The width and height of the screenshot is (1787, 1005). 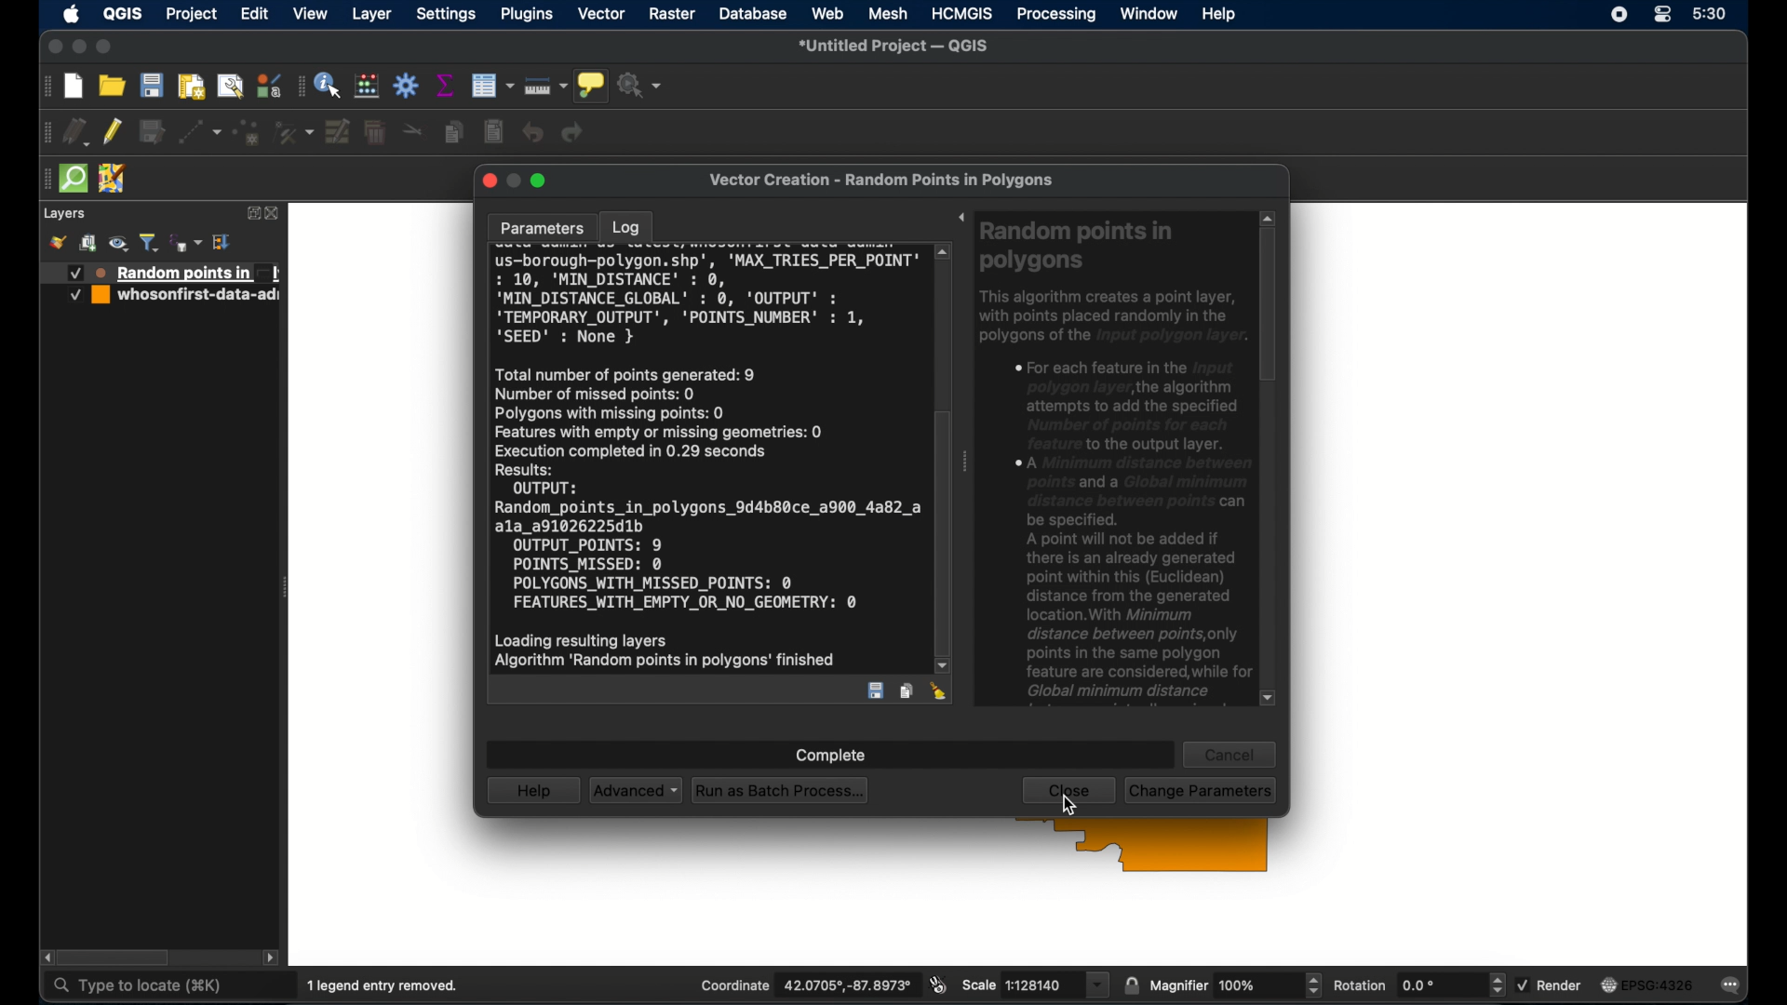 What do you see at coordinates (312, 14) in the screenshot?
I see `view` at bounding box center [312, 14].